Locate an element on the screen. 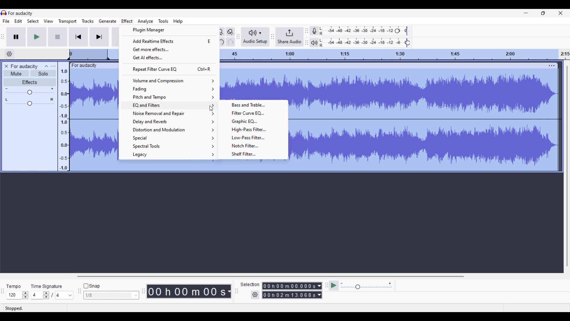  Zoom toggle is located at coordinates (231, 32).